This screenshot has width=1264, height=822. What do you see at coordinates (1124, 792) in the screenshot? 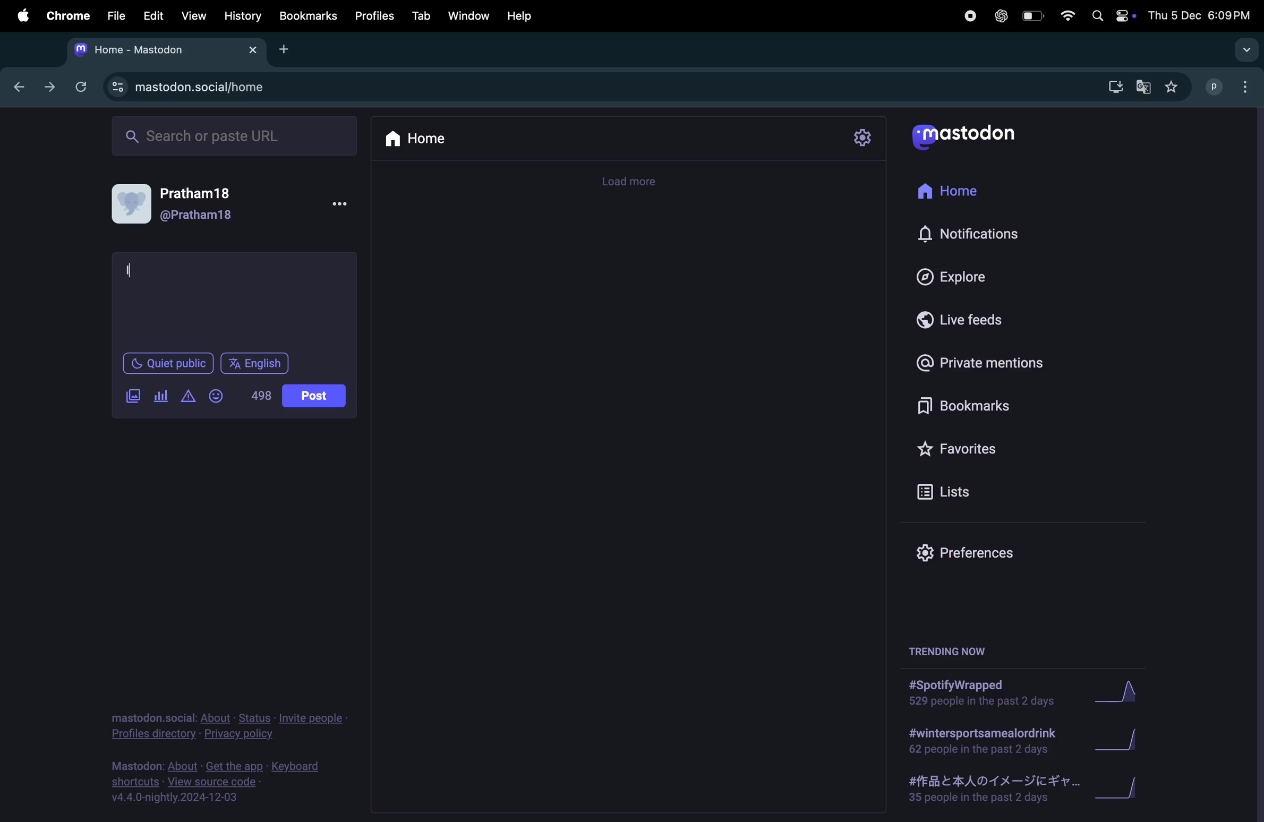
I see `graph` at bounding box center [1124, 792].